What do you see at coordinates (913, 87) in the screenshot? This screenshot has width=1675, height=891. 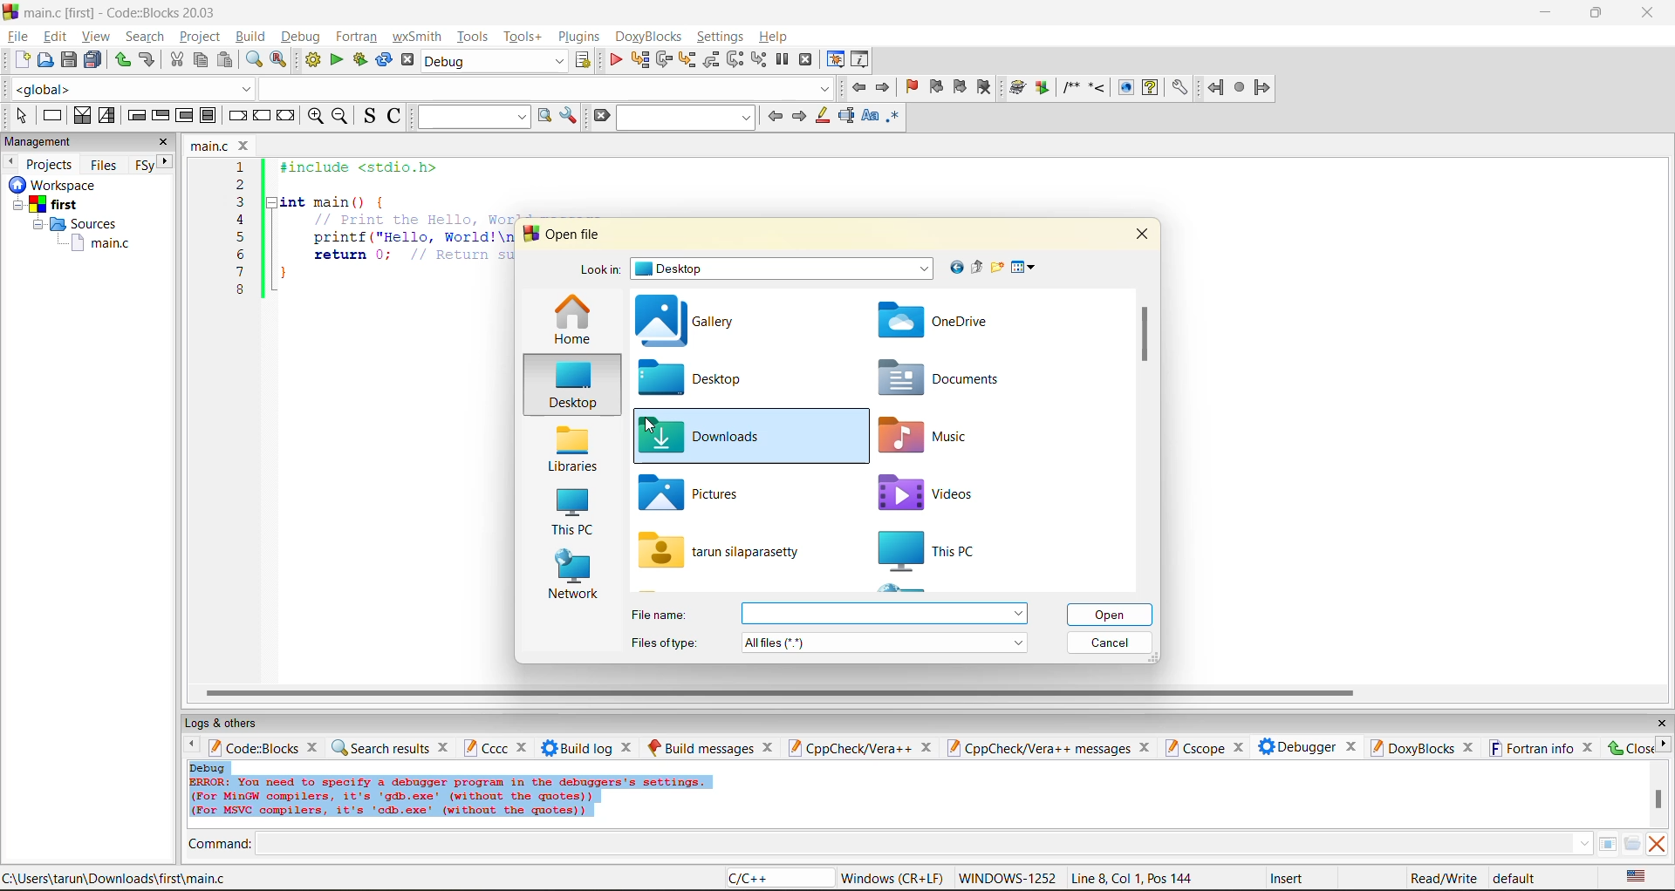 I see `toggle bookmark` at bounding box center [913, 87].